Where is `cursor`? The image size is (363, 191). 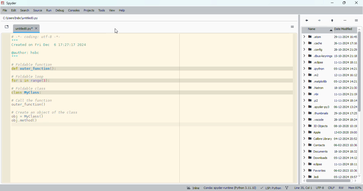 cursor is located at coordinates (117, 31).